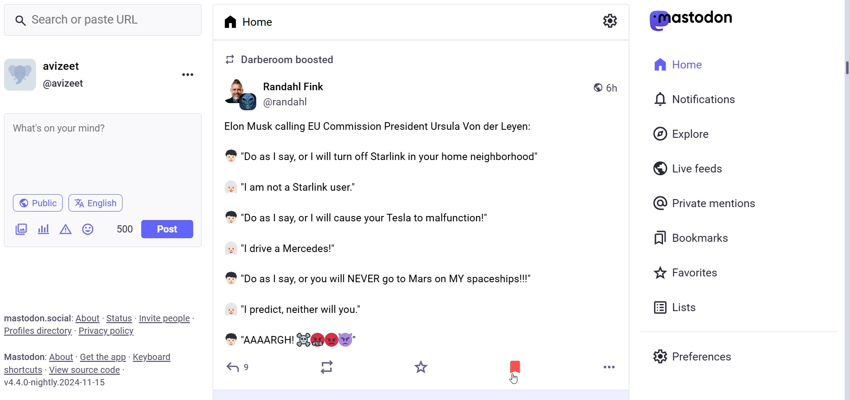 This screenshot has width=850, height=400. I want to click on Emojis, so click(89, 228).